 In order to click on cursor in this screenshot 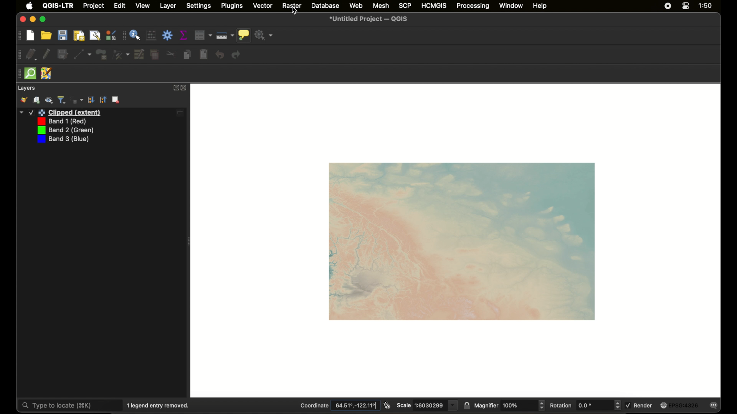, I will do `click(294, 12)`.